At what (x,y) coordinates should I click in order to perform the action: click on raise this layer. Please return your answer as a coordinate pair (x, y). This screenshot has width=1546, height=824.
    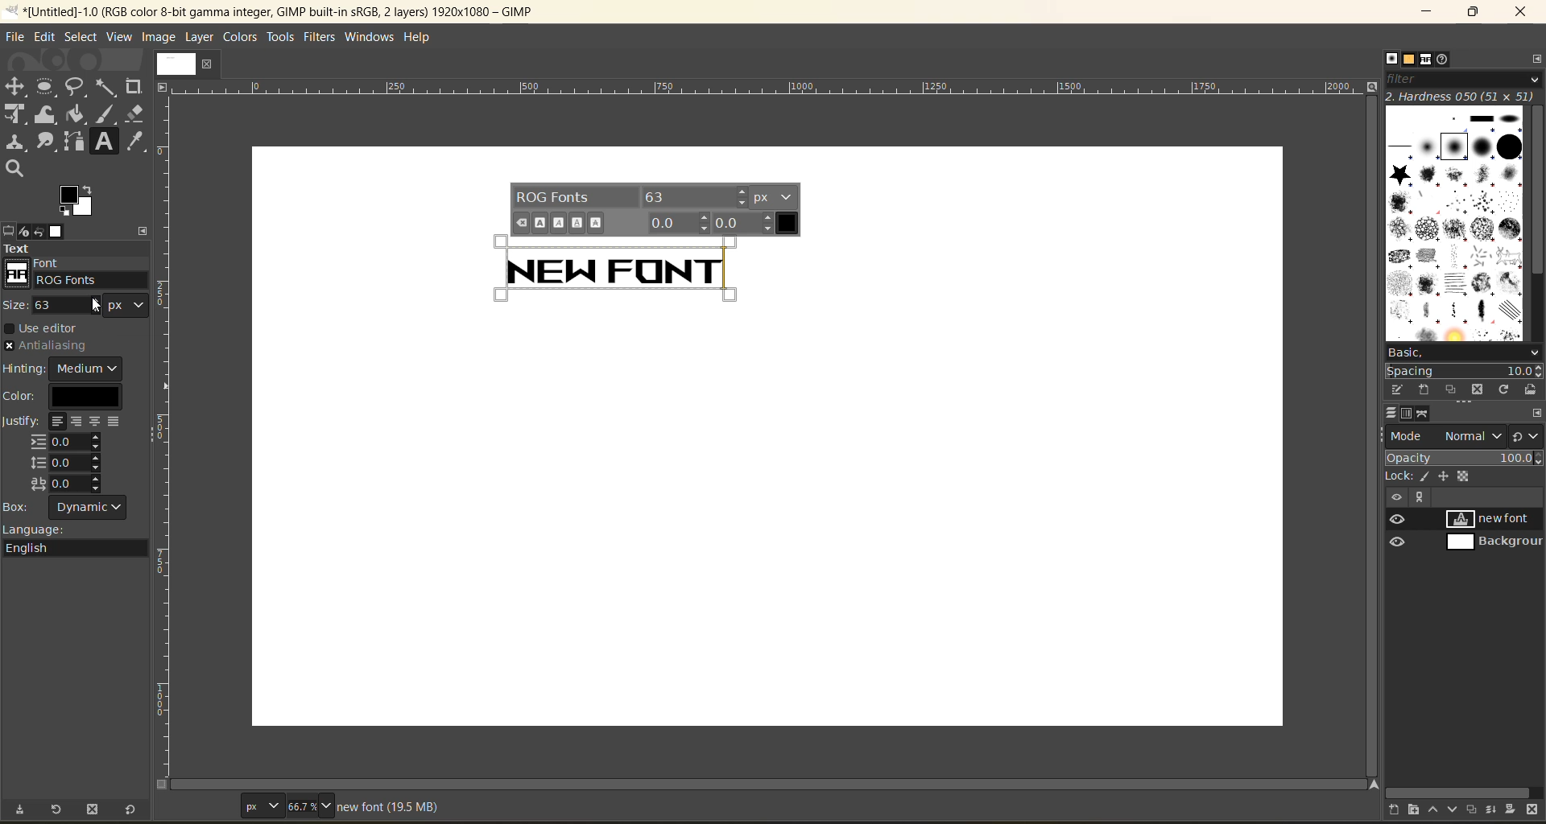
    Looking at the image, I should click on (1440, 811).